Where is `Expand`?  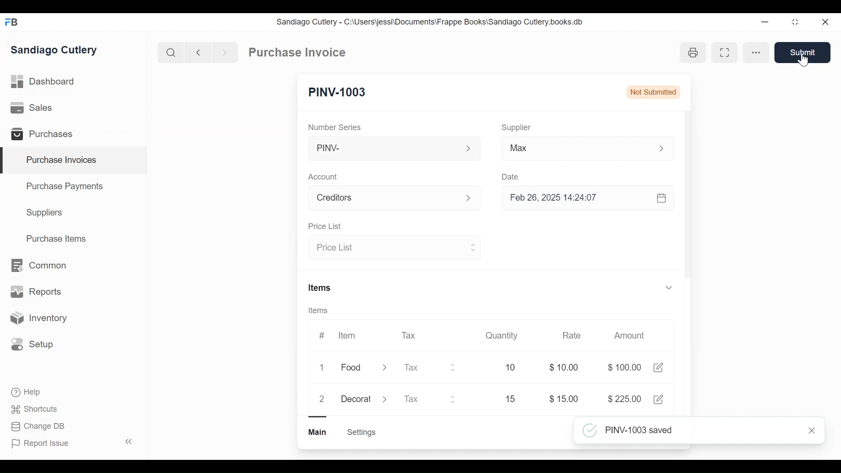
Expand is located at coordinates (386, 399).